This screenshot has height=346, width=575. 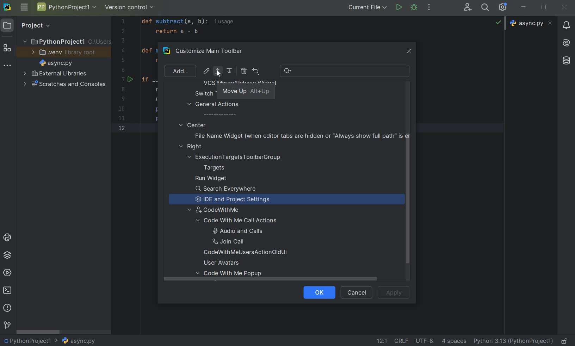 I want to click on SCRATCHES AND CONSOLES, so click(x=65, y=84).